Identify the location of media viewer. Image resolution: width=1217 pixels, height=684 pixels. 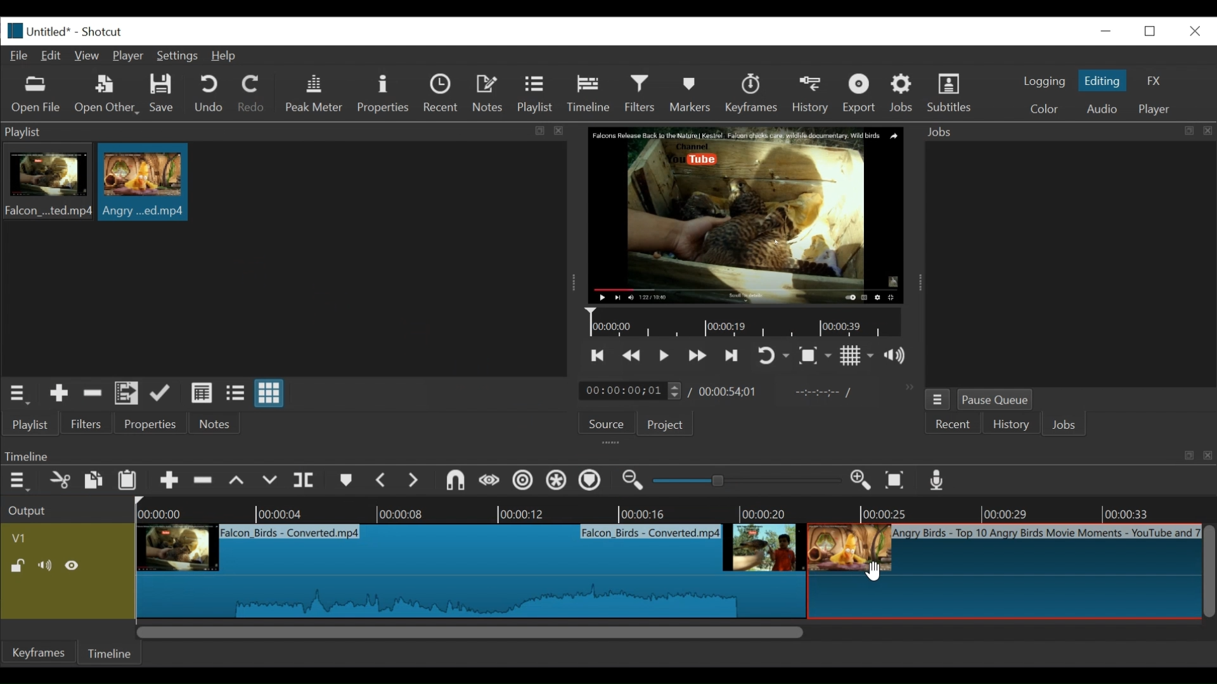
(744, 215).